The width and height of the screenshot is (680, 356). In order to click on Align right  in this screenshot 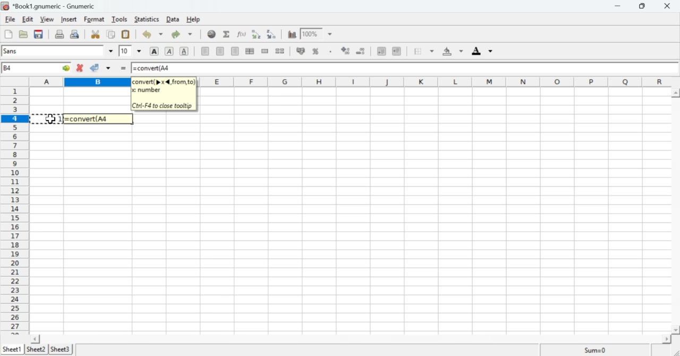, I will do `click(235, 52)`.